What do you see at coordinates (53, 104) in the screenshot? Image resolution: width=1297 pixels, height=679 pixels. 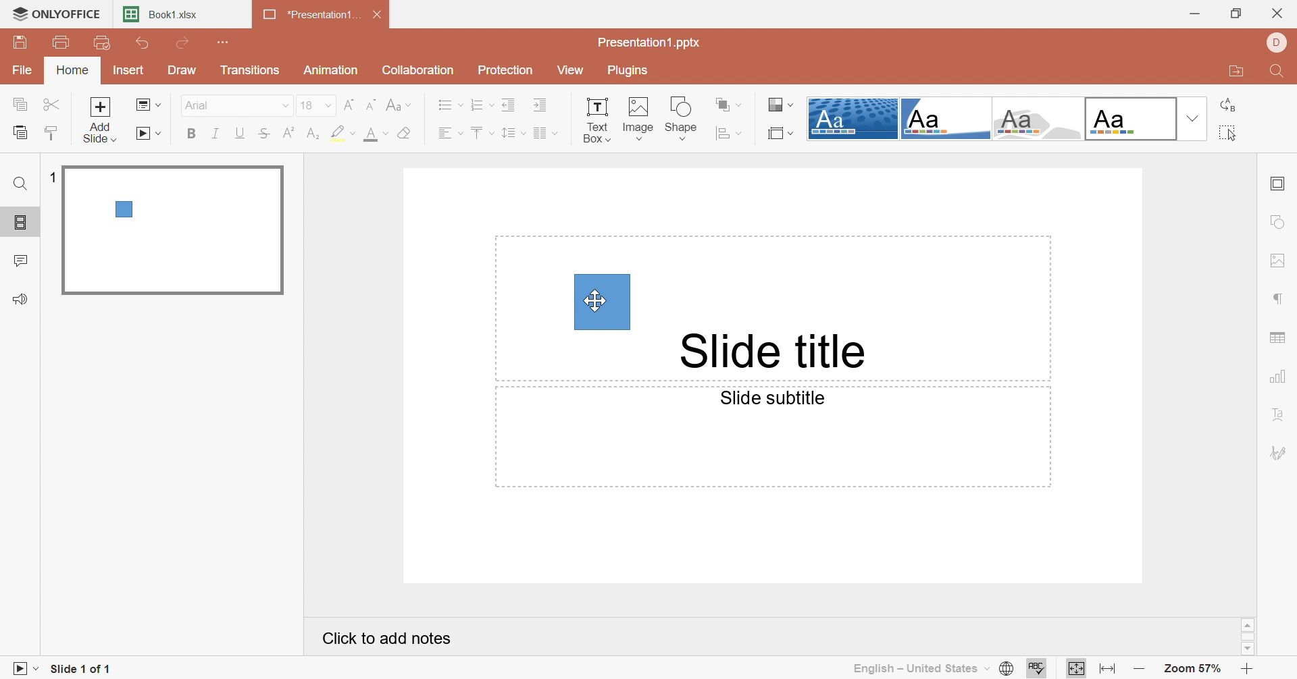 I see `Cut` at bounding box center [53, 104].